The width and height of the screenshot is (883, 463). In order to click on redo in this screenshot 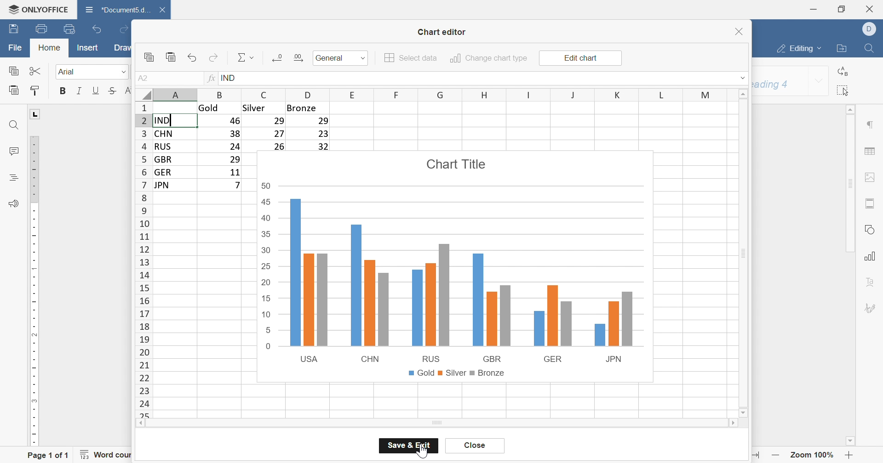, I will do `click(214, 57)`.